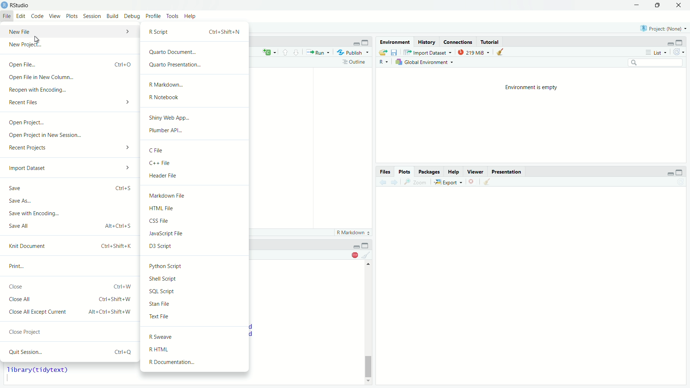 The width and height of the screenshot is (690, 388). What do you see at coordinates (318, 52) in the screenshot?
I see `Run the current line` at bounding box center [318, 52].